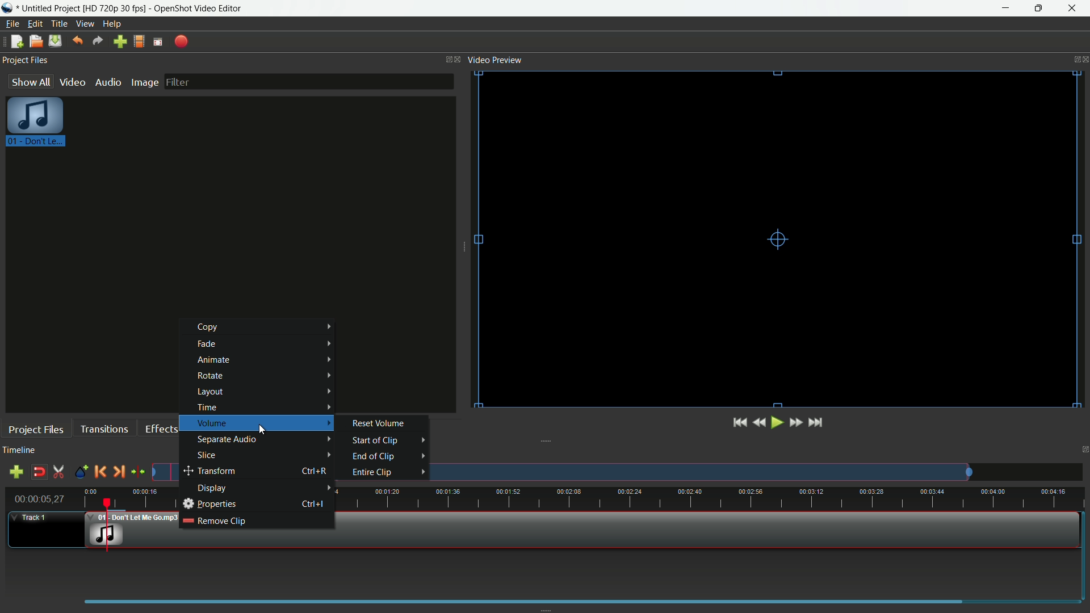 The width and height of the screenshot is (1090, 613). I want to click on enable razor, so click(60, 472).